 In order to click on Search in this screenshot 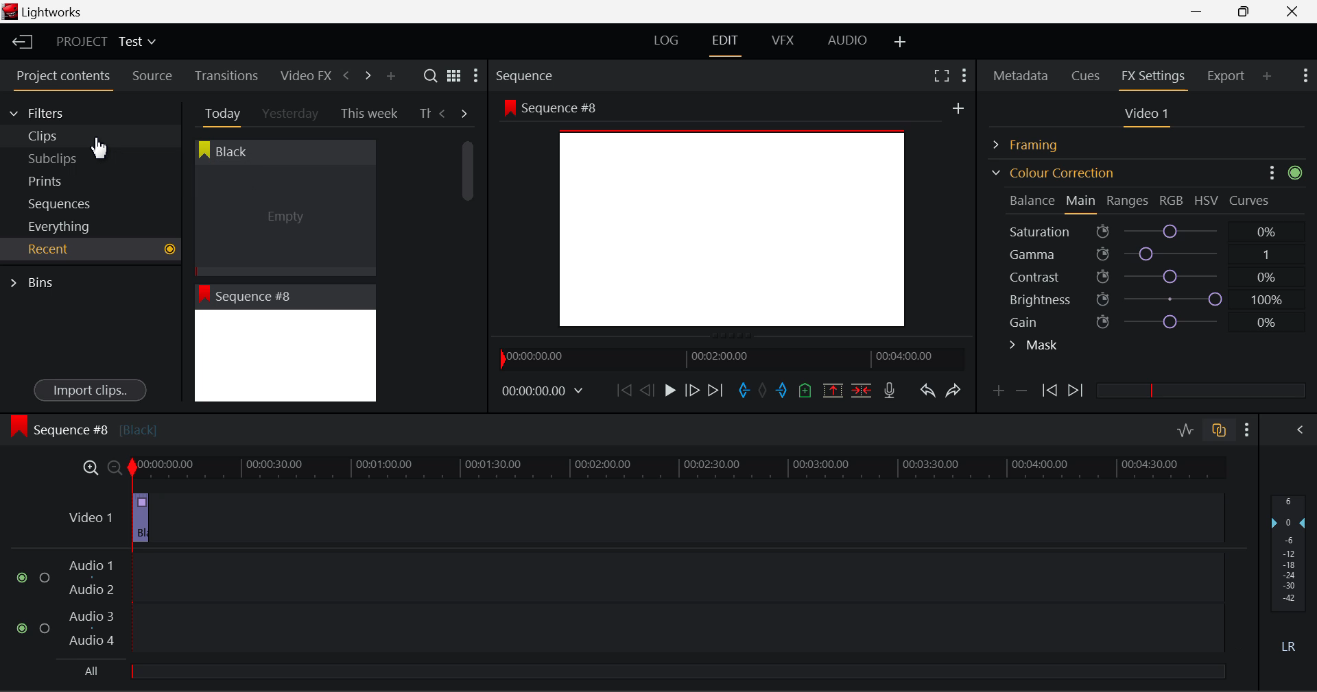, I will do `click(432, 76)`.